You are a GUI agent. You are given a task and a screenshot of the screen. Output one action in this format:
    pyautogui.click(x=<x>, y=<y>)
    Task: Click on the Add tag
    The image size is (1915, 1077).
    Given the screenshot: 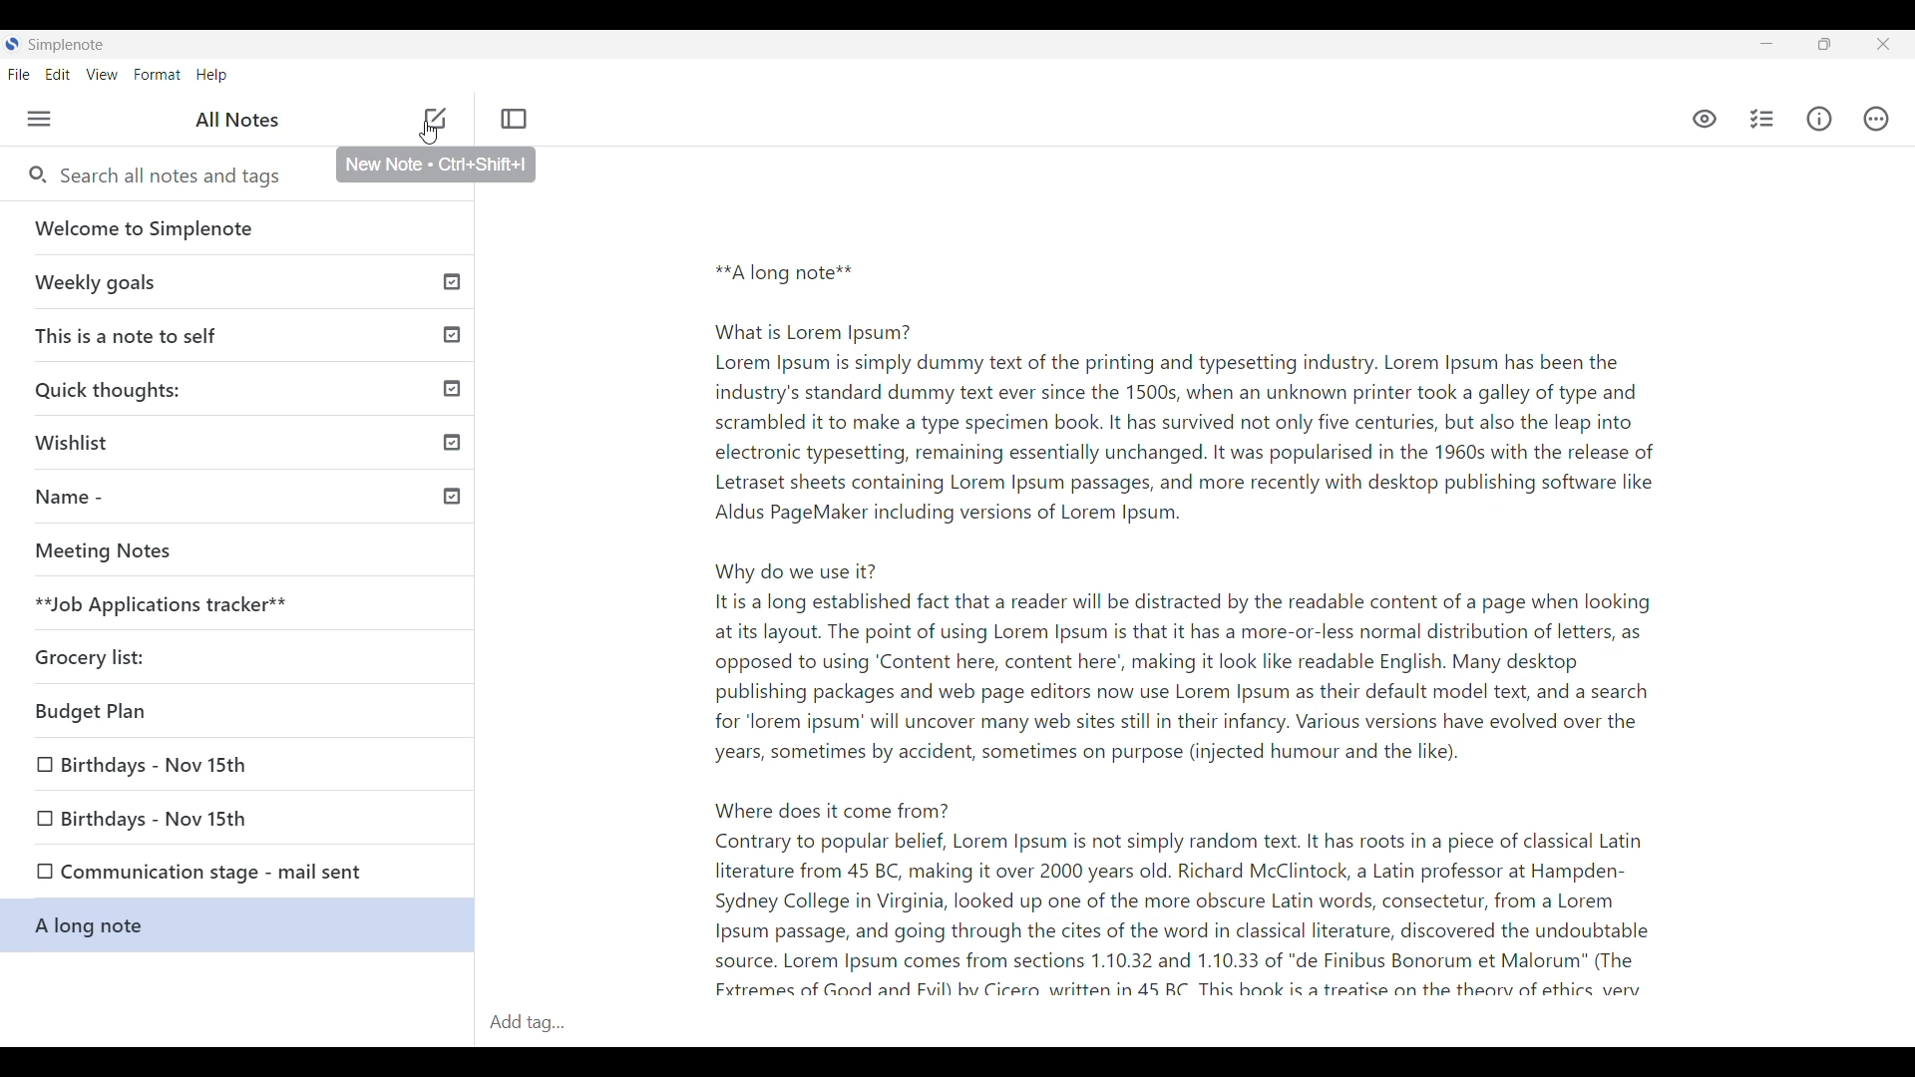 What is the action you would take?
    pyautogui.click(x=538, y=1022)
    